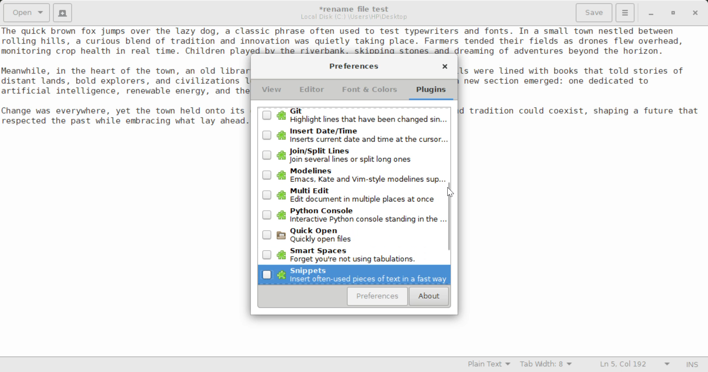  I want to click on Sample text about a charming town, so click(354, 40).